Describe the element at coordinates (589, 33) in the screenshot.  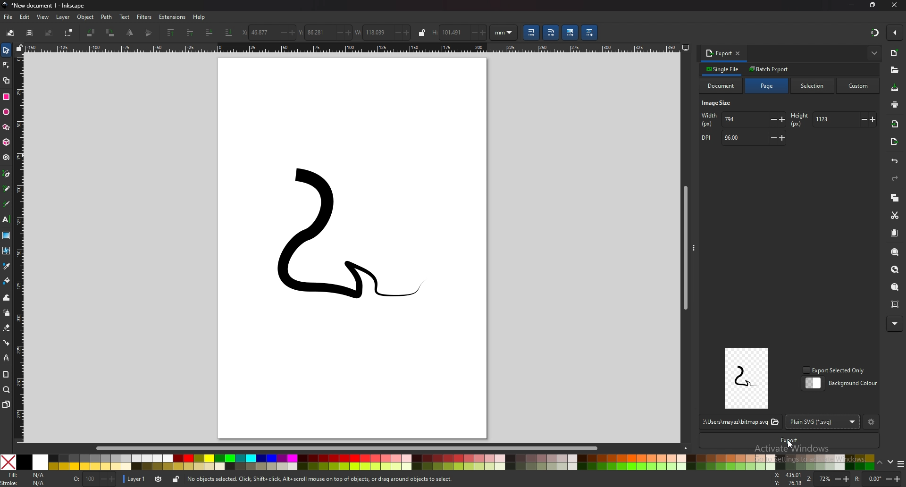
I see `move patterns` at that location.